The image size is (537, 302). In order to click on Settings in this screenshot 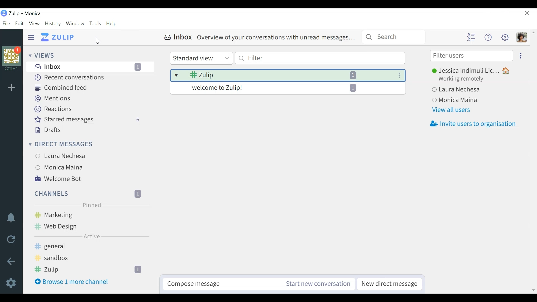, I will do `click(11, 283)`.